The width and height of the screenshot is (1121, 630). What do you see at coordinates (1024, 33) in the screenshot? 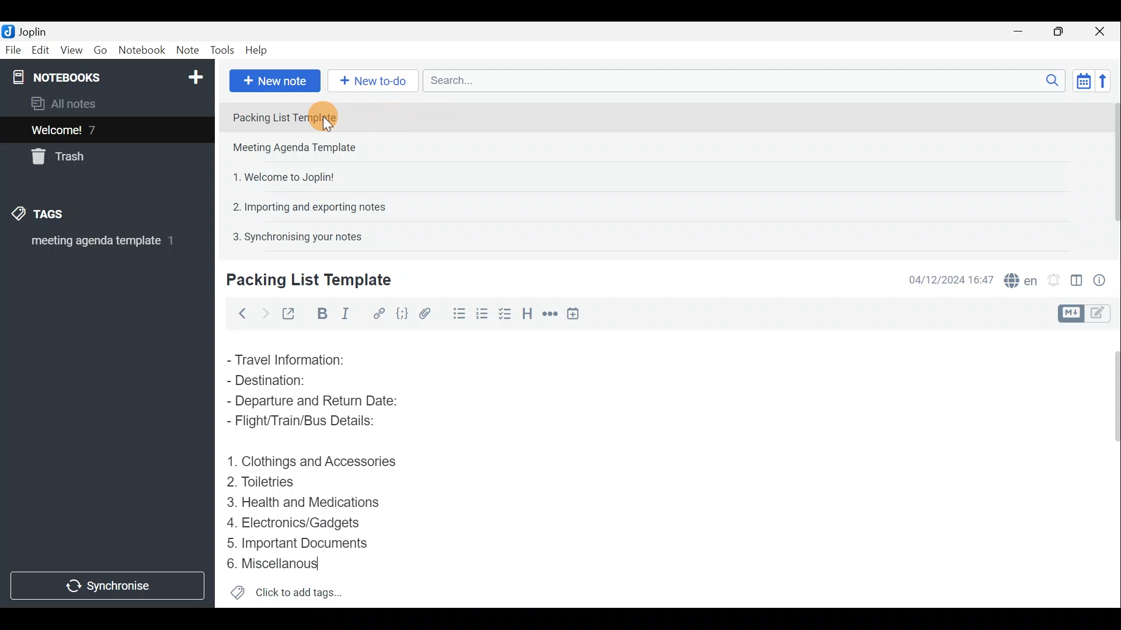
I see `Minimise` at bounding box center [1024, 33].